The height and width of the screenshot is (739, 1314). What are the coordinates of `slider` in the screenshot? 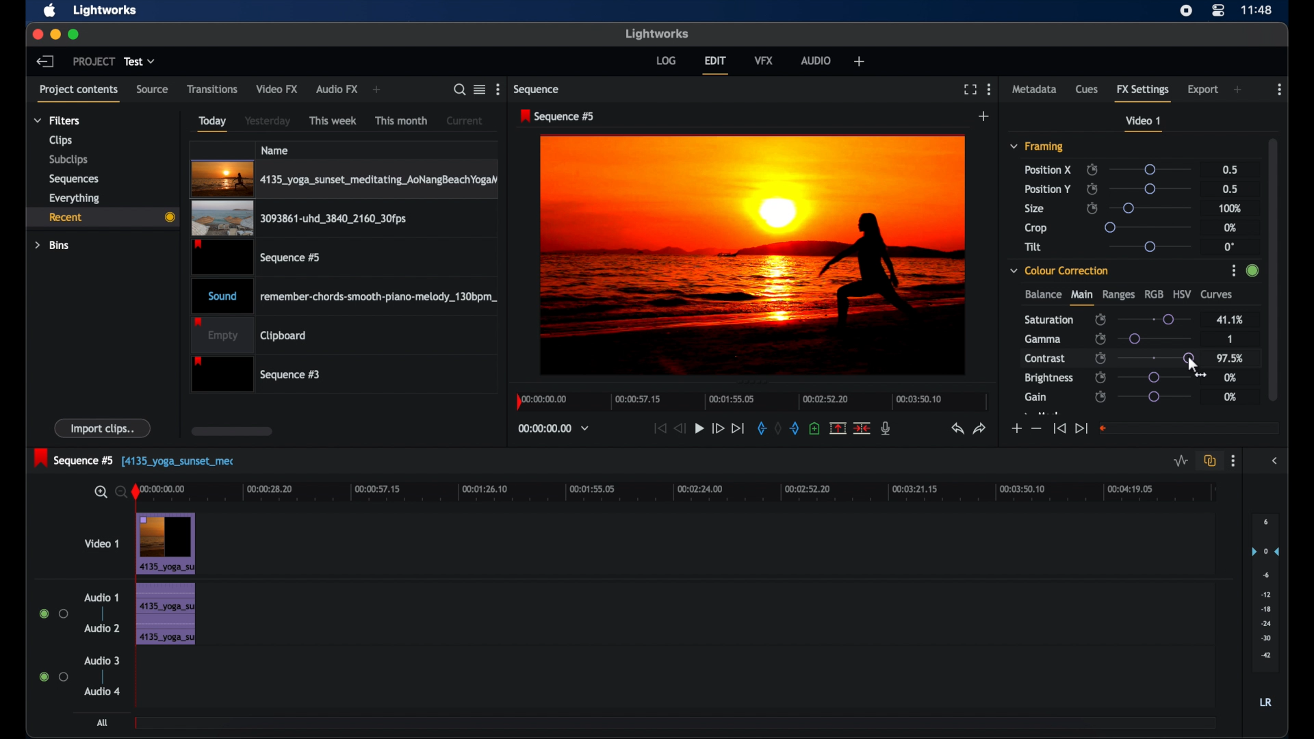 It's located at (1159, 339).